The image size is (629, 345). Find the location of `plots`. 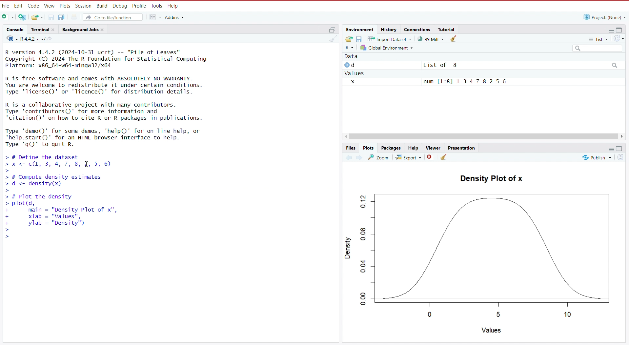

plots is located at coordinates (369, 147).